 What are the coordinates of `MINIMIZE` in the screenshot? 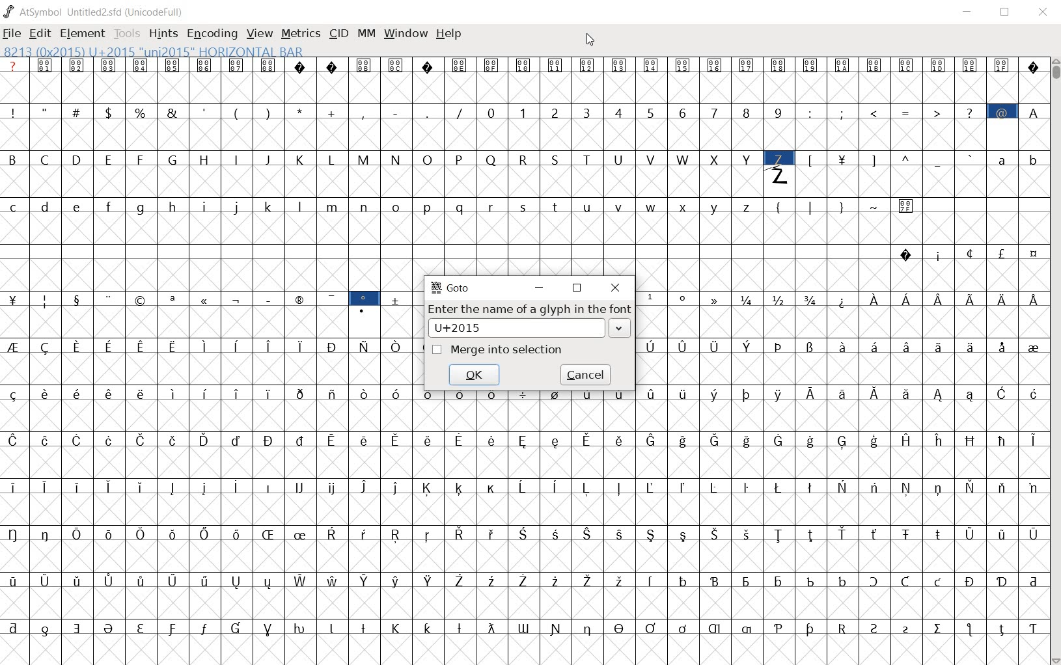 It's located at (540, 288).